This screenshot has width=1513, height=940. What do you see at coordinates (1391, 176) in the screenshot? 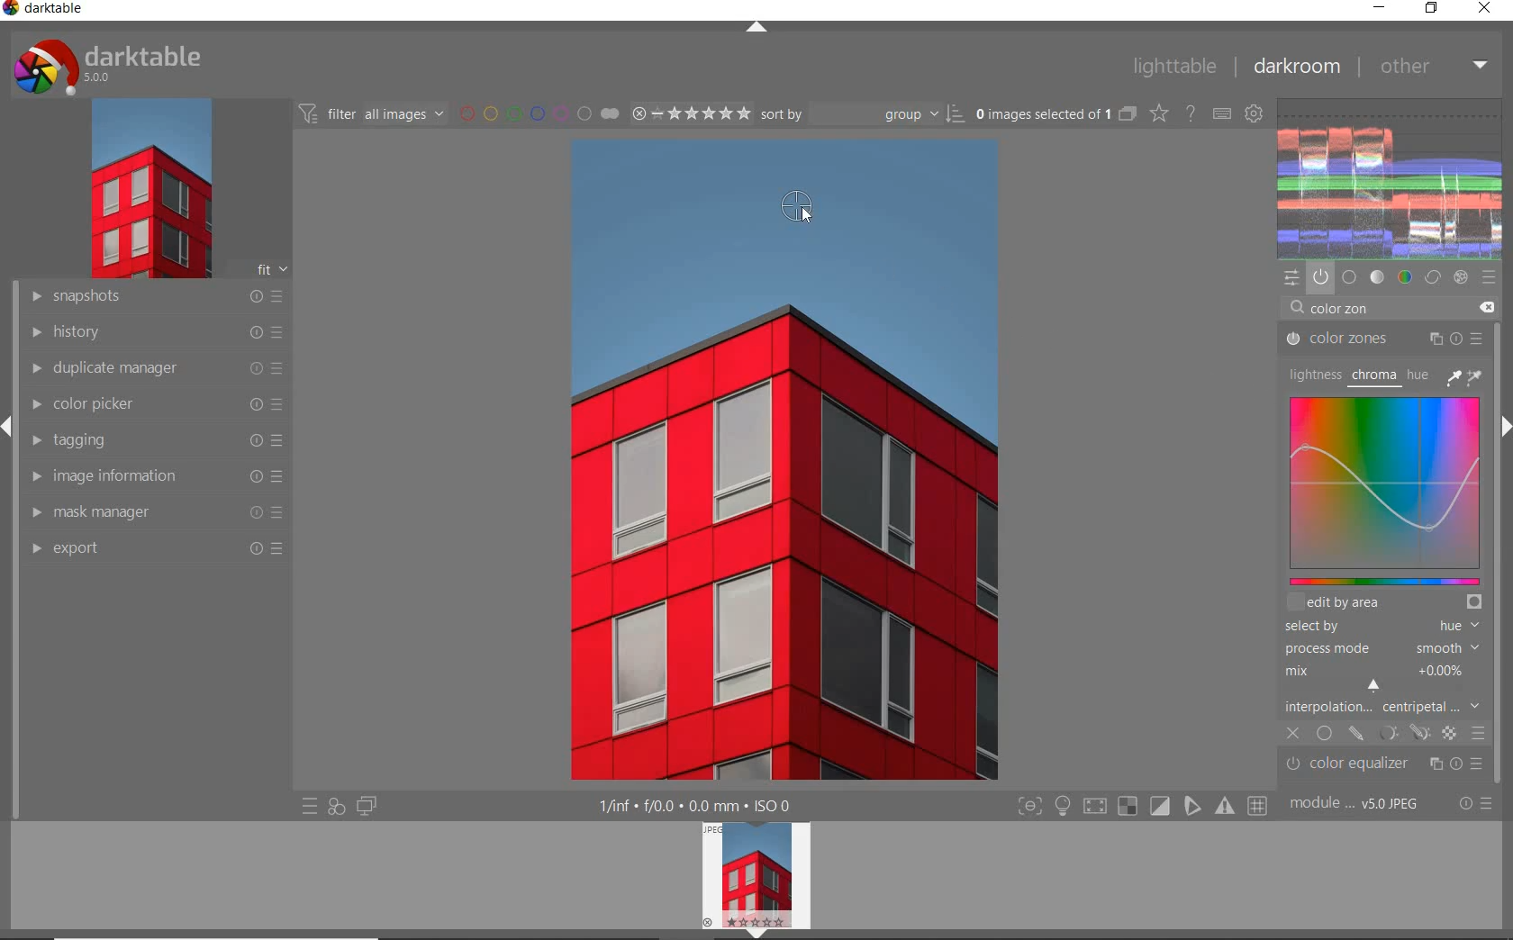
I see `waveform` at bounding box center [1391, 176].